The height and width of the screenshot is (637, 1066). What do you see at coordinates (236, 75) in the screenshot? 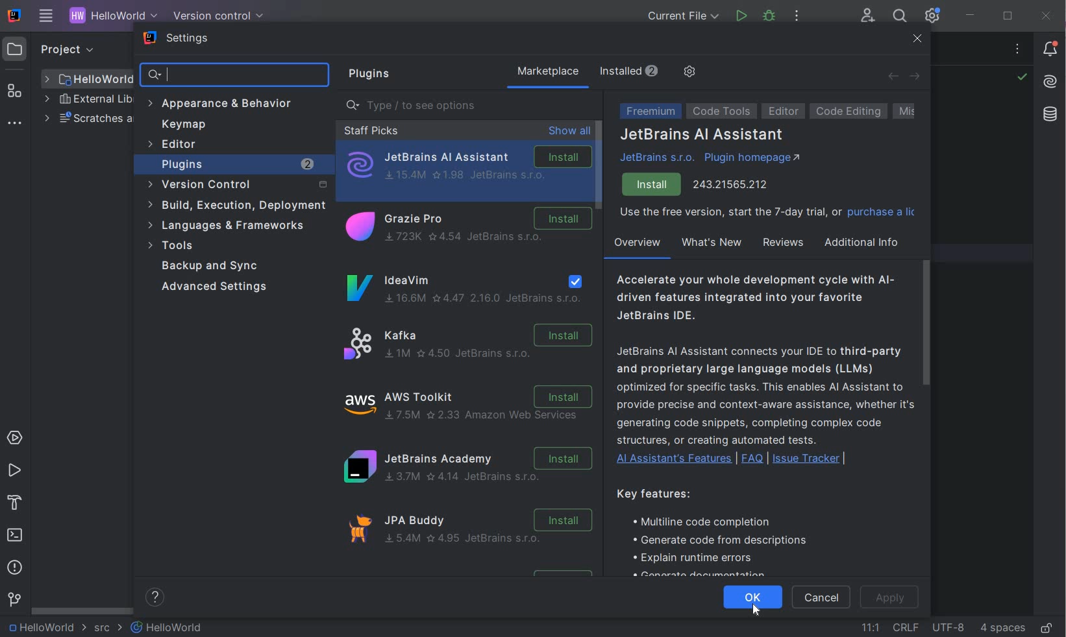
I see `search settings` at bounding box center [236, 75].